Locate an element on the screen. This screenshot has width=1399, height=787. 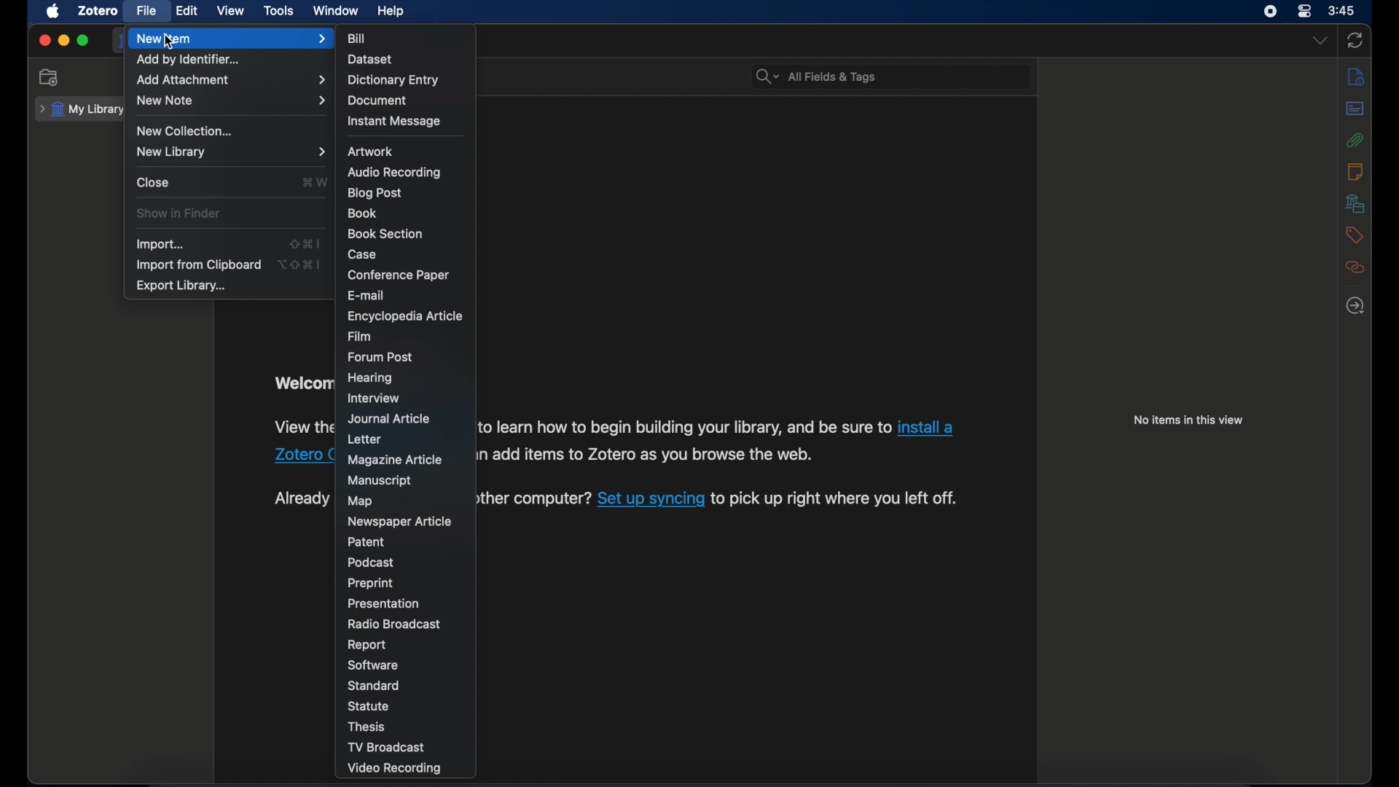
document is located at coordinates (380, 101).